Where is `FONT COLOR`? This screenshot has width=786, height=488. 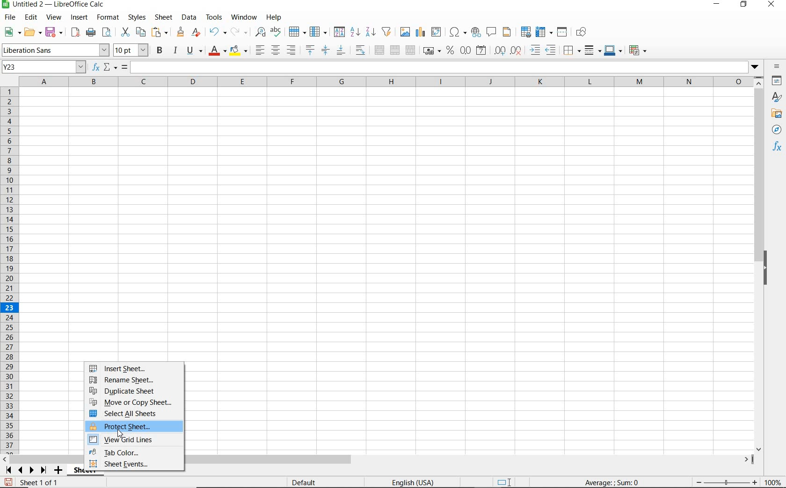
FONT COLOR is located at coordinates (217, 51).